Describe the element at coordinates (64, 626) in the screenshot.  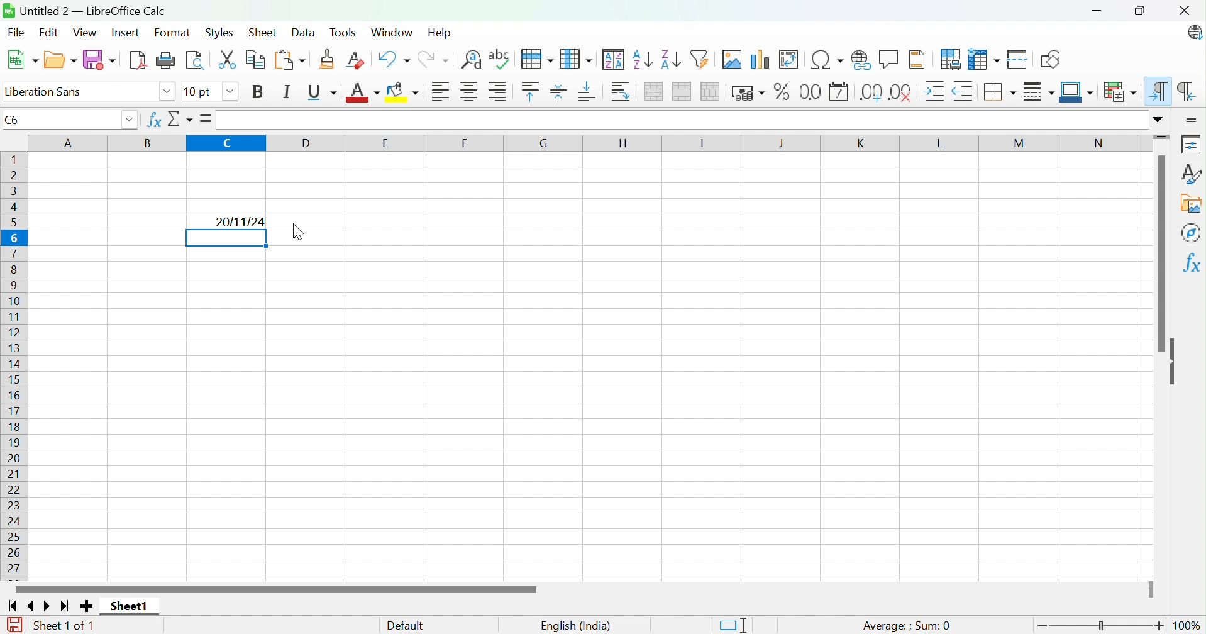
I see `Sheet 1 of 1` at that location.